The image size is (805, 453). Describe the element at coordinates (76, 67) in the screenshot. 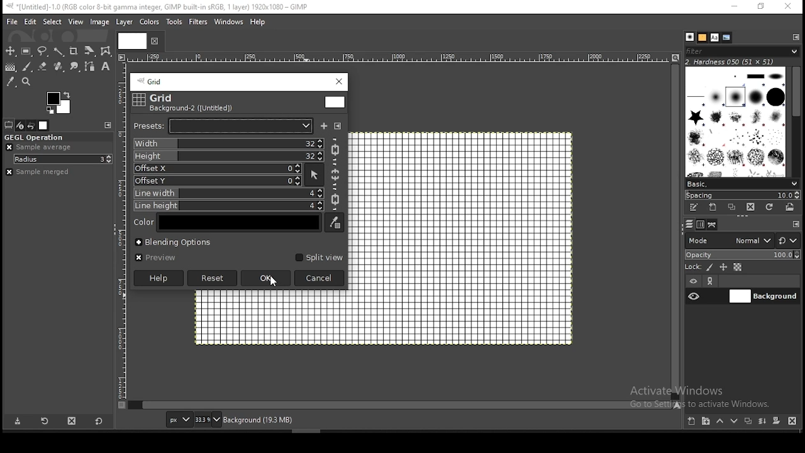

I see `smudge tool` at that location.